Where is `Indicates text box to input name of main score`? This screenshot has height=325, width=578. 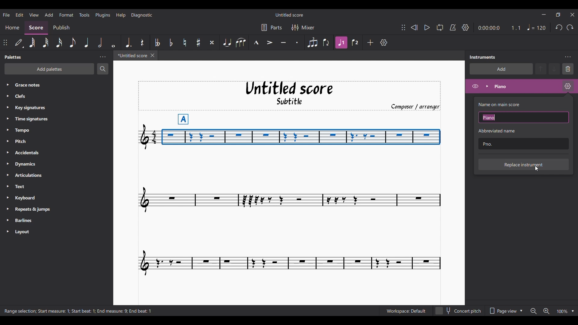 Indicates text box to input name of main score is located at coordinates (499, 105).